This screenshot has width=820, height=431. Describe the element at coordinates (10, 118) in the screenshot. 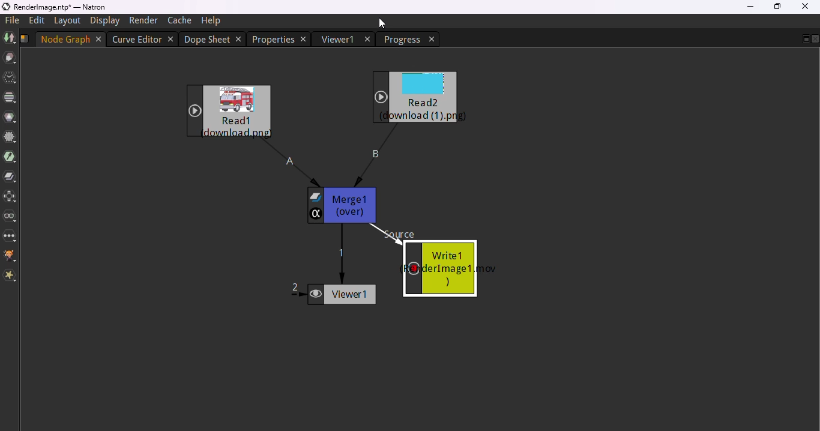

I see `color` at that location.